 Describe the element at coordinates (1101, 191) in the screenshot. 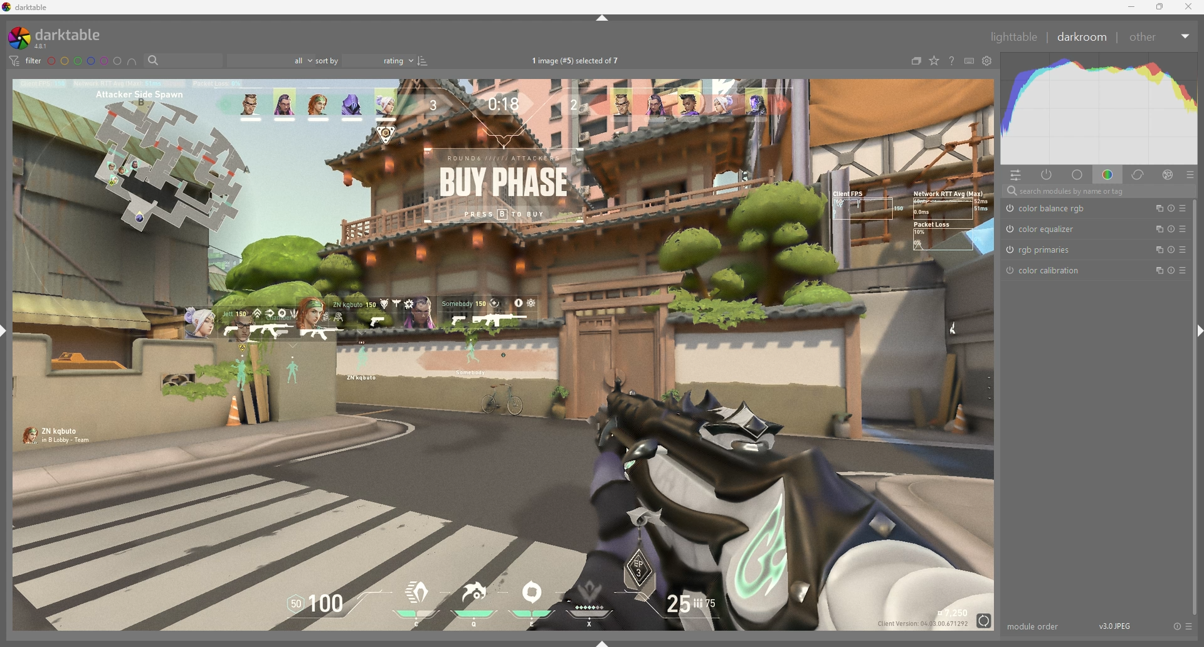

I see `search modules` at that location.